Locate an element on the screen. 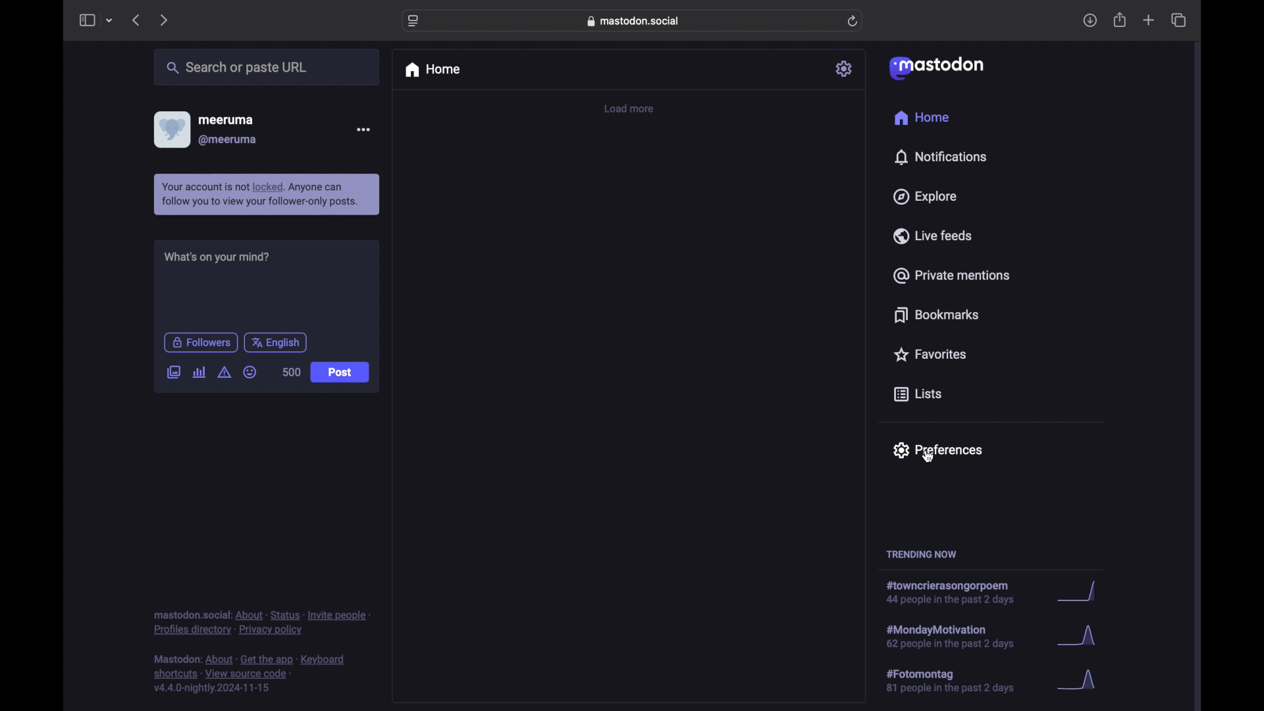  bookmarks is located at coordinates (936, 315).